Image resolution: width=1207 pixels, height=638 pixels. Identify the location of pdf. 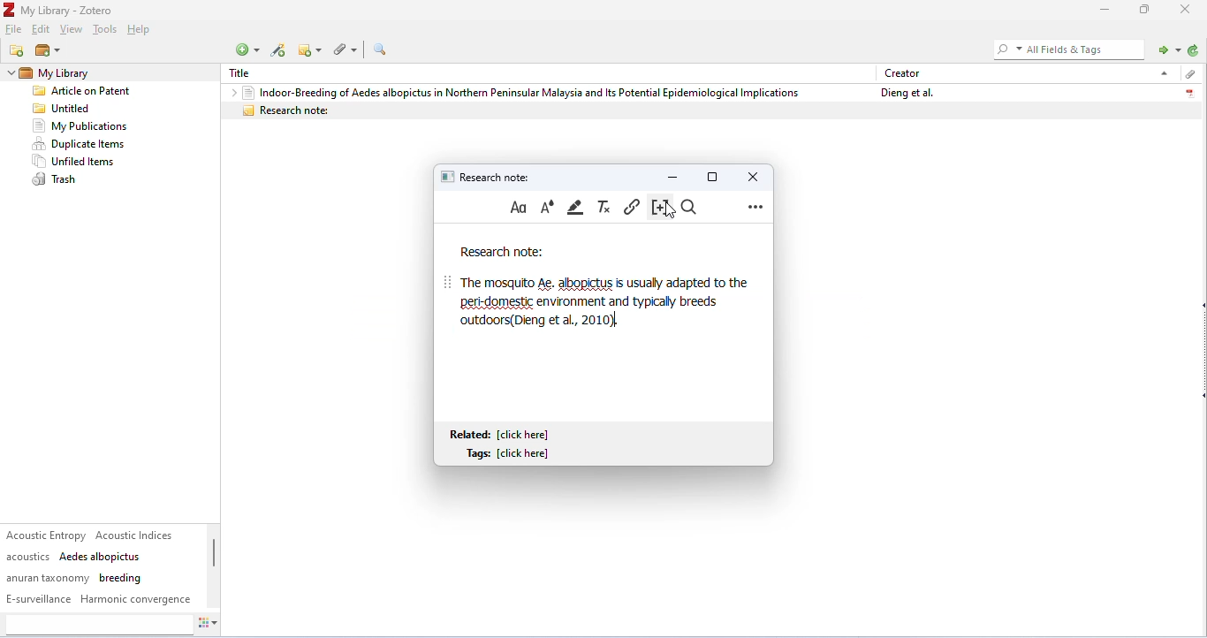
(1189, 91).